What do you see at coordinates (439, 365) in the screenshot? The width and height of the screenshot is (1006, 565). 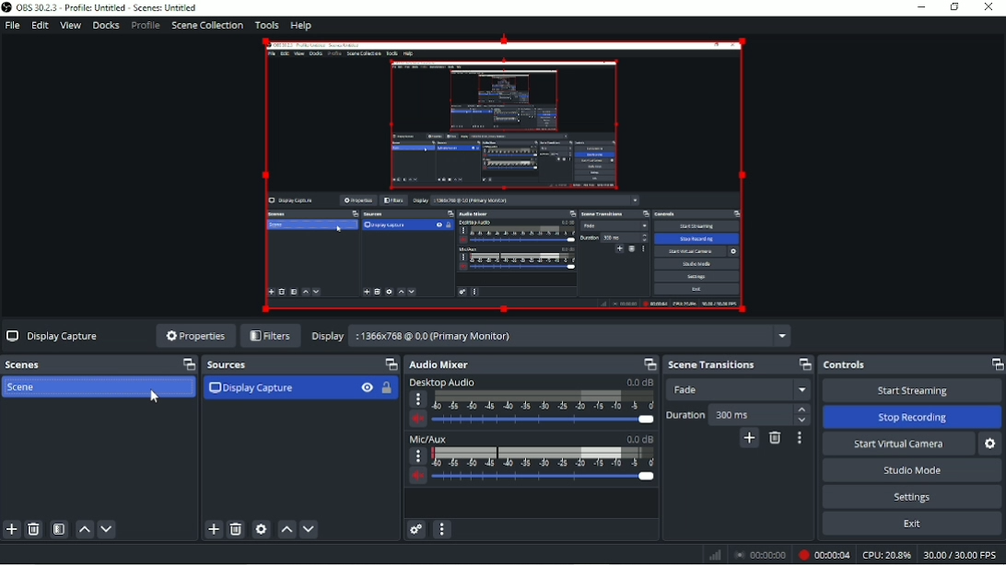 I see `Audio Mixer` at bounding box center [439, 365].